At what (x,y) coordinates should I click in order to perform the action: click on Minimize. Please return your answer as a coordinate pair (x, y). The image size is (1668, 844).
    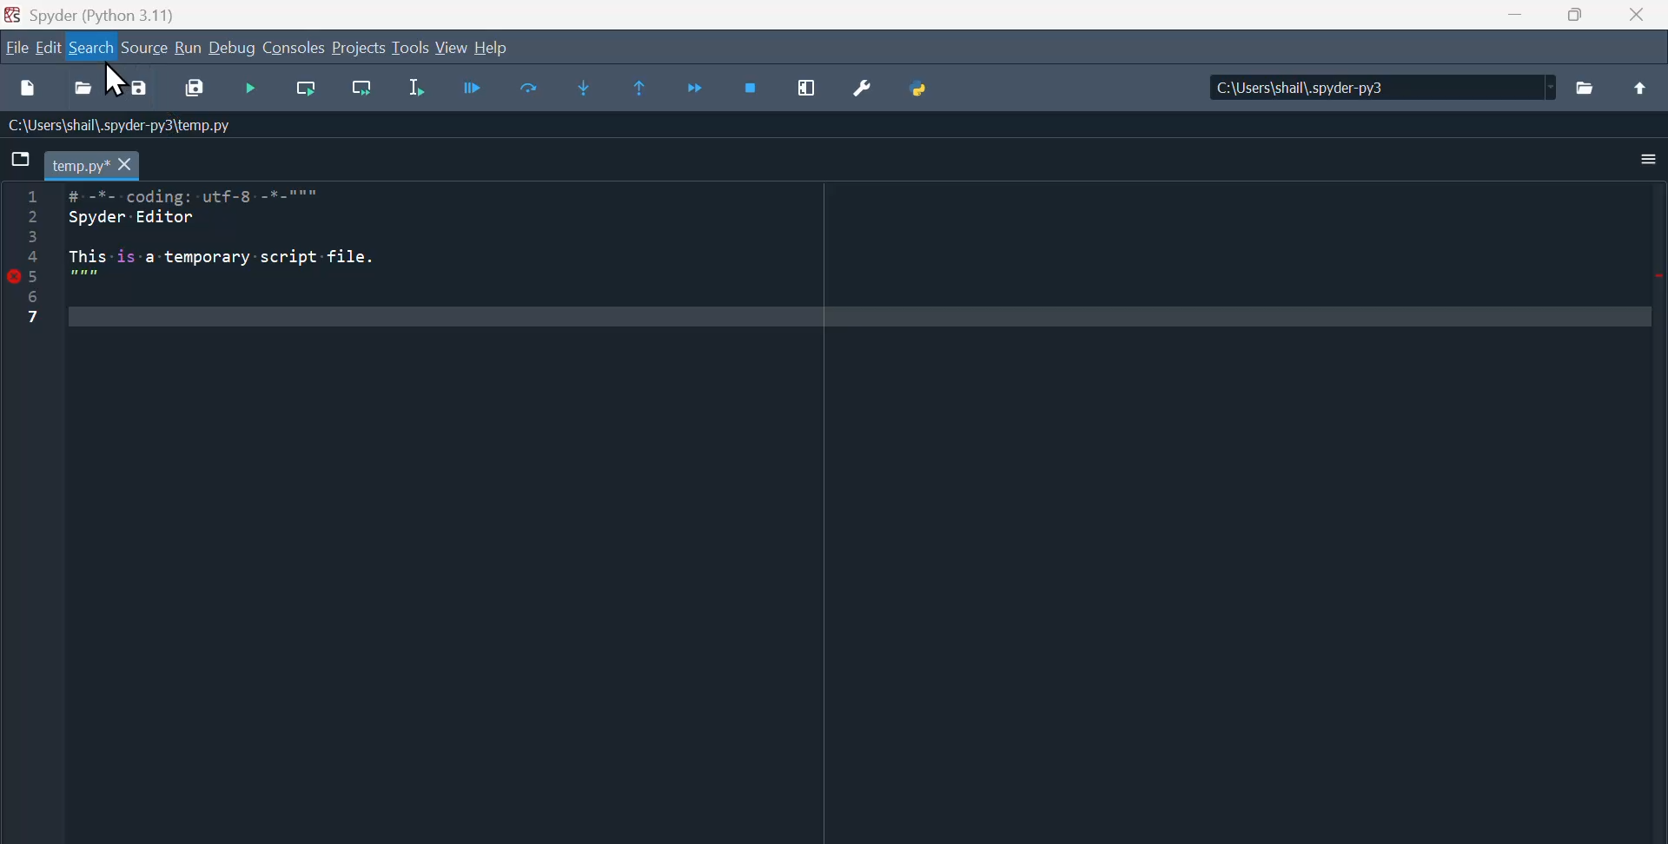
    Looking at the image, I should click on (1519, 16).